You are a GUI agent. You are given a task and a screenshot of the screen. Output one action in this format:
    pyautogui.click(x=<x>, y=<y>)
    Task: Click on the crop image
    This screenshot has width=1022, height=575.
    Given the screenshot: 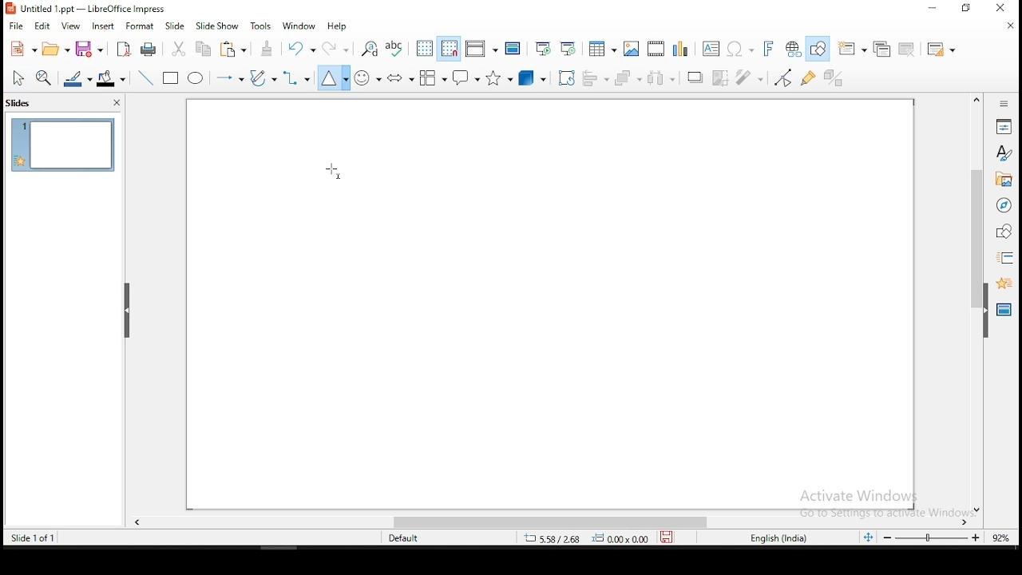 What is the action you would take?
    pyautogui.click(x=722, y=77)
    